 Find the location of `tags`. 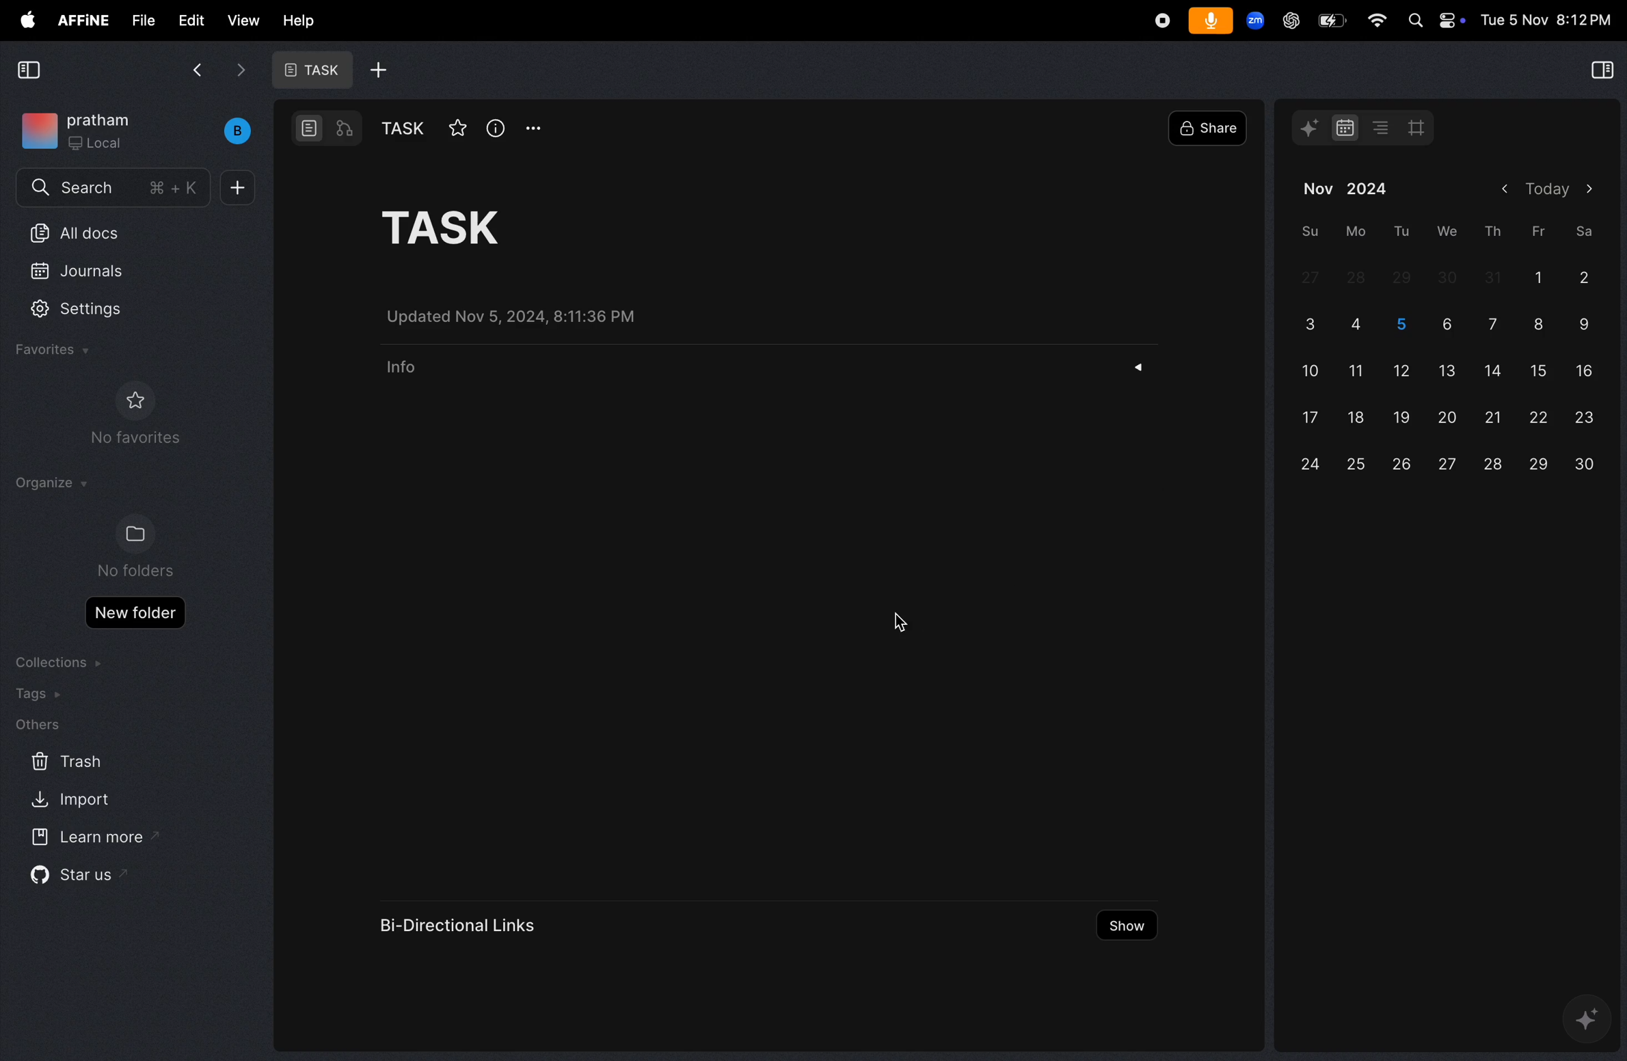

tags is located at coordinates (43, 695).